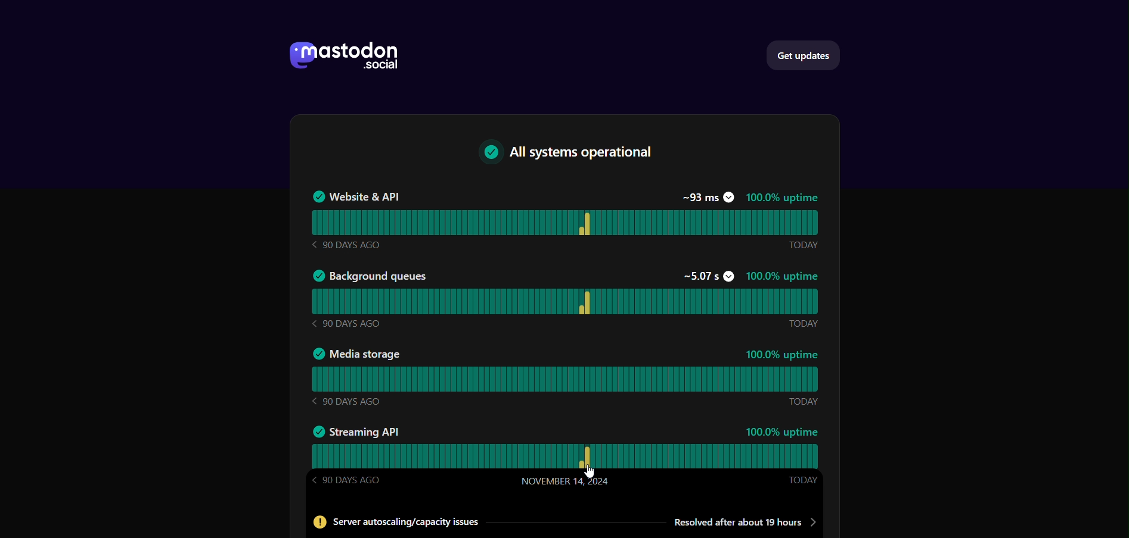 The width and height of the screenshot is (1129, 538). I want to click on 100.0% uptime, so click(782, 198).